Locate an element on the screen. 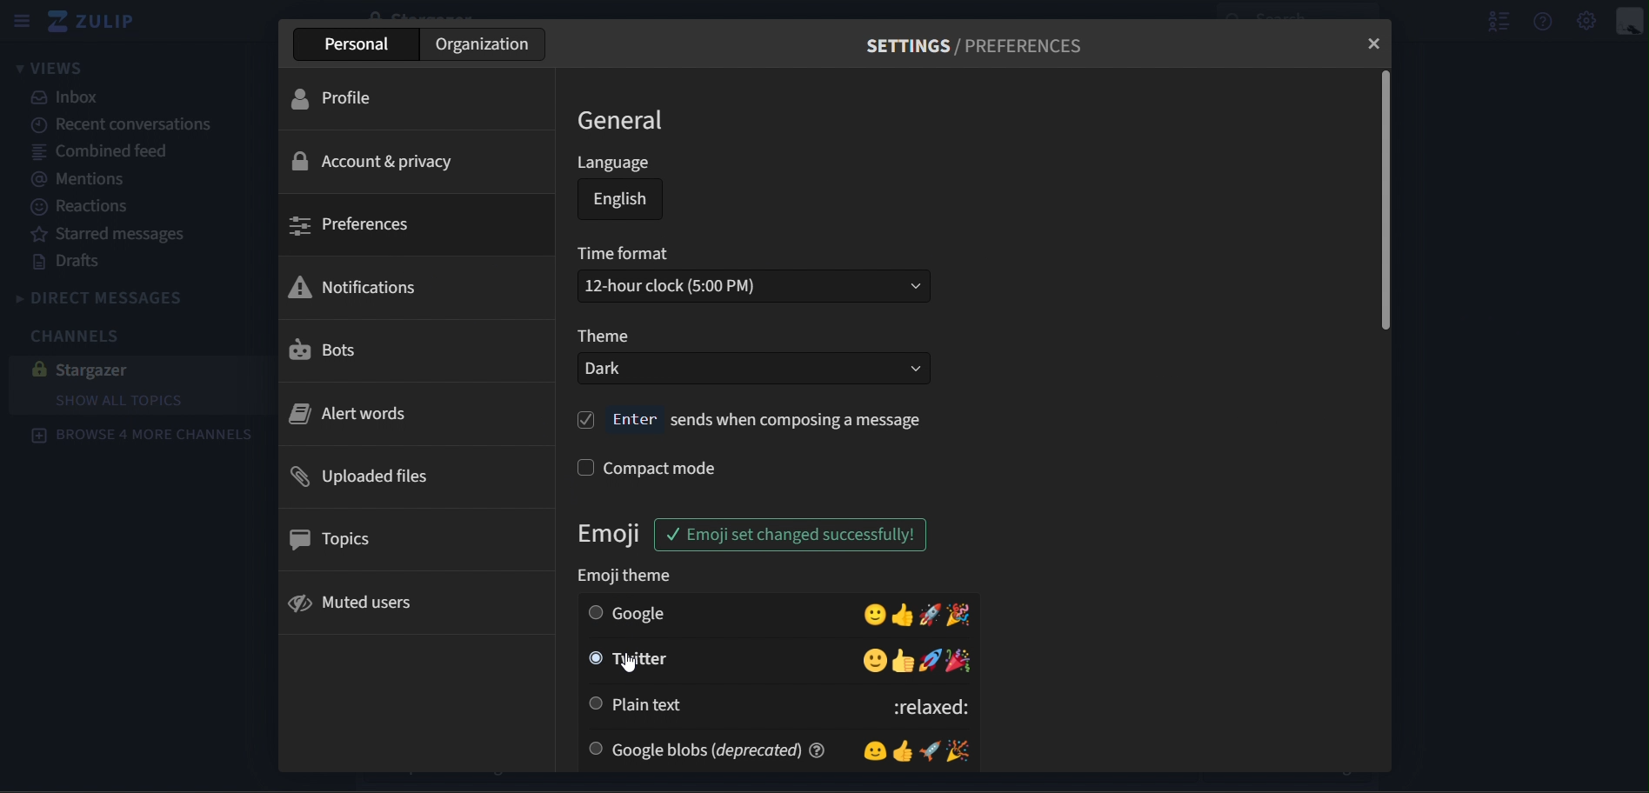  direct messages is located at coordinates (116, 297).